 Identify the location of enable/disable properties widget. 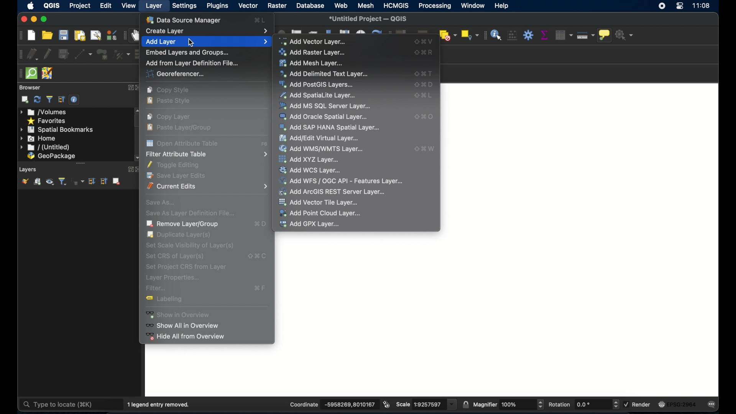
(75, 100).